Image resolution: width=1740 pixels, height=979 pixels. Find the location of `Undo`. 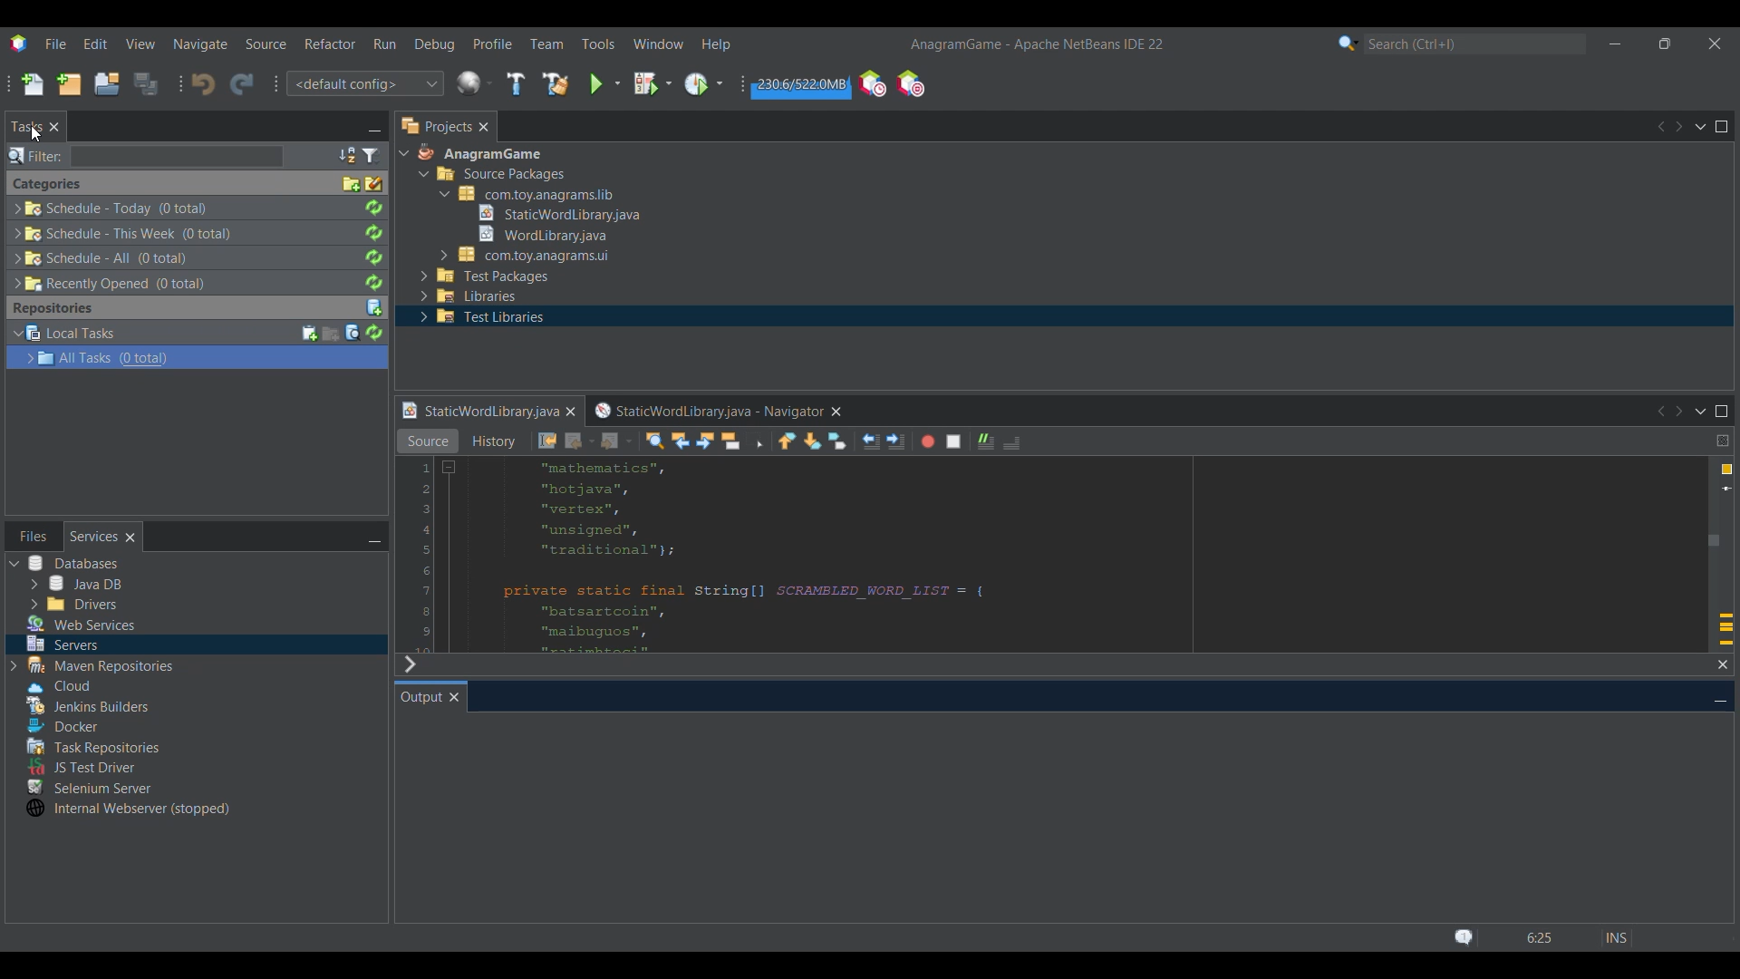

Undo is located at coordinates (203, 83).